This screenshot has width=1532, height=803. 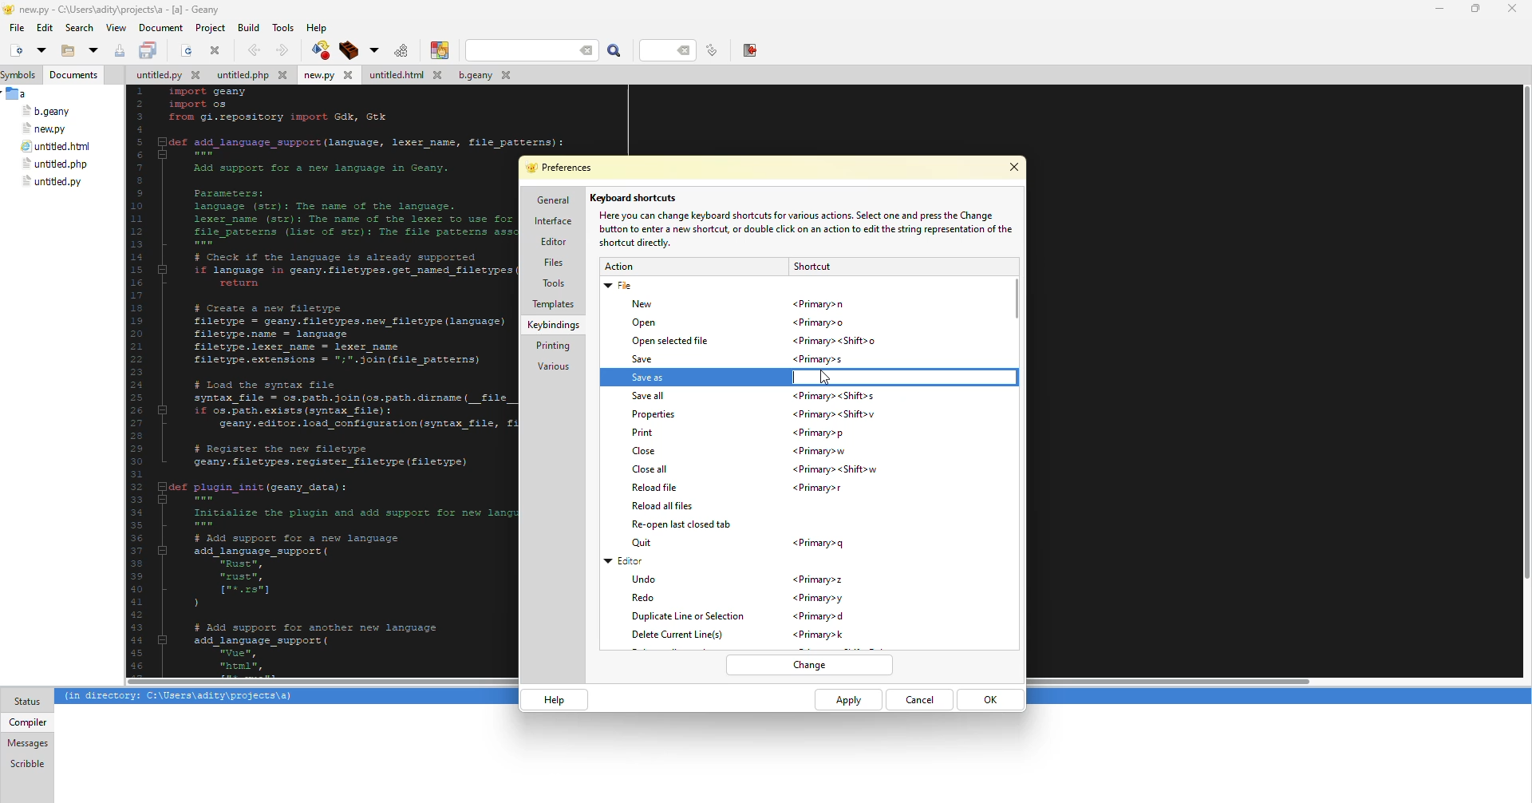 What do you see at coordinates (818, 433) in the screenshot?
I see `shortcut` at bounding box center [818, 433].